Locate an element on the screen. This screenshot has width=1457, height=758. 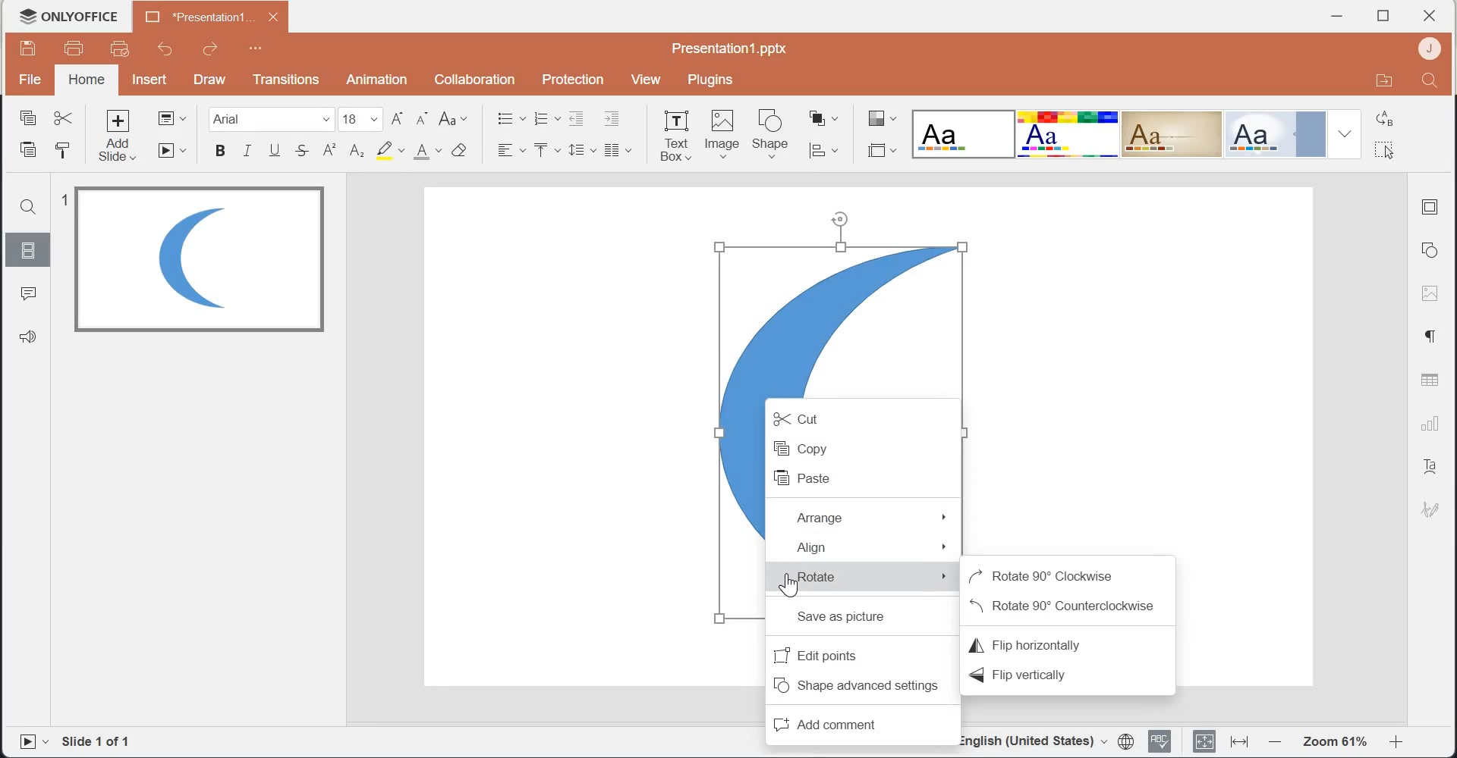
Font color is located at coordinates (428, 150).